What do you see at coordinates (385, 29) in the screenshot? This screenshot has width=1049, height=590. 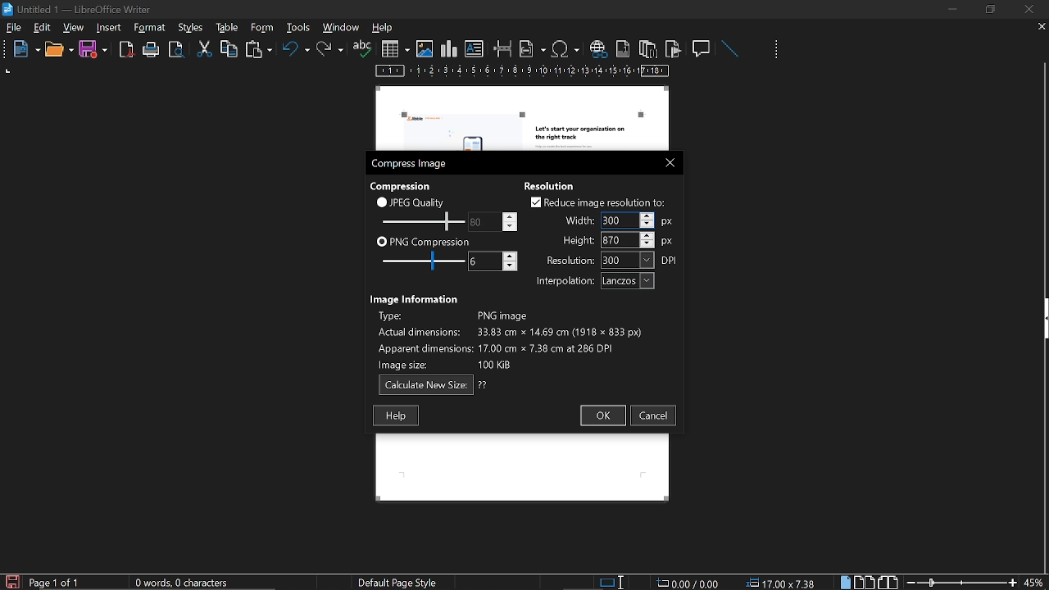 I see `help` at bounding box center [385, 29].